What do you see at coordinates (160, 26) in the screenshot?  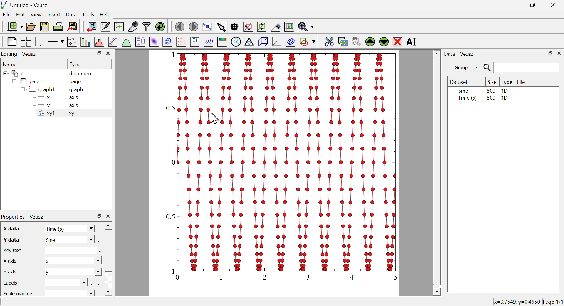 I see `reload linked datasets` at bounding box center [160, 26].